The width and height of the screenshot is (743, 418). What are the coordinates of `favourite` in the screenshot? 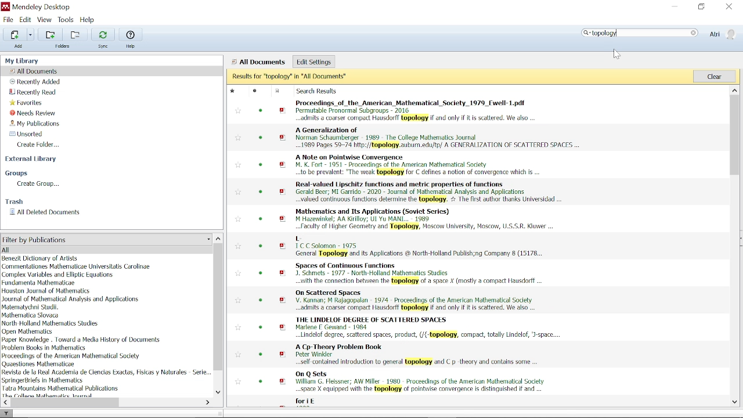 It's located at (232, 91).